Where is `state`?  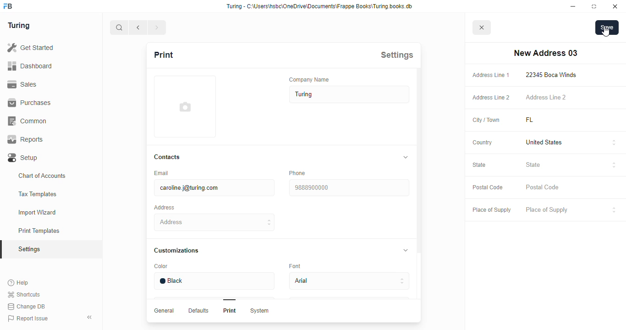
state is located at coordinates (479, 165).